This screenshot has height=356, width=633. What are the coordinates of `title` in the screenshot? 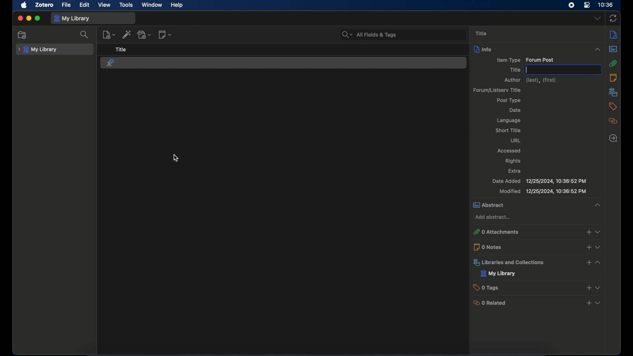 It's located at (121, 49).